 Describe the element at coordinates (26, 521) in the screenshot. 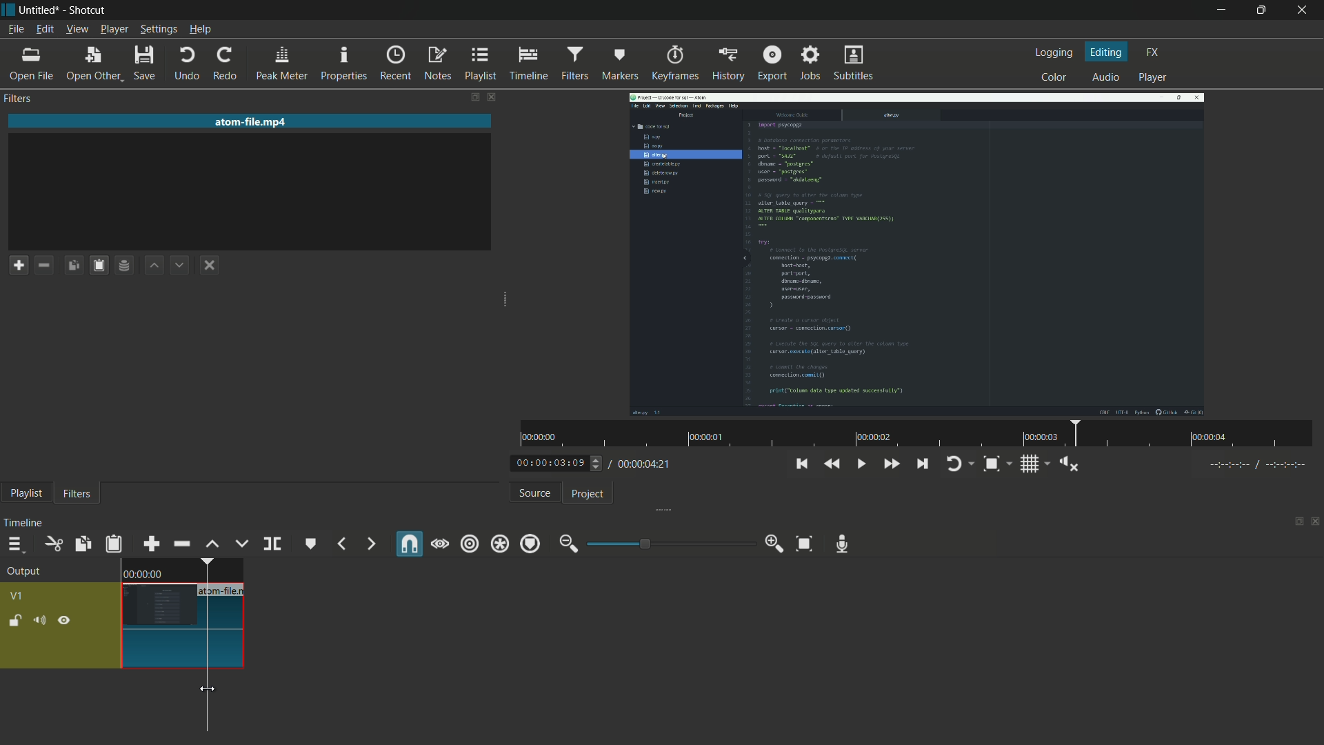

I see `timeline` at that location.